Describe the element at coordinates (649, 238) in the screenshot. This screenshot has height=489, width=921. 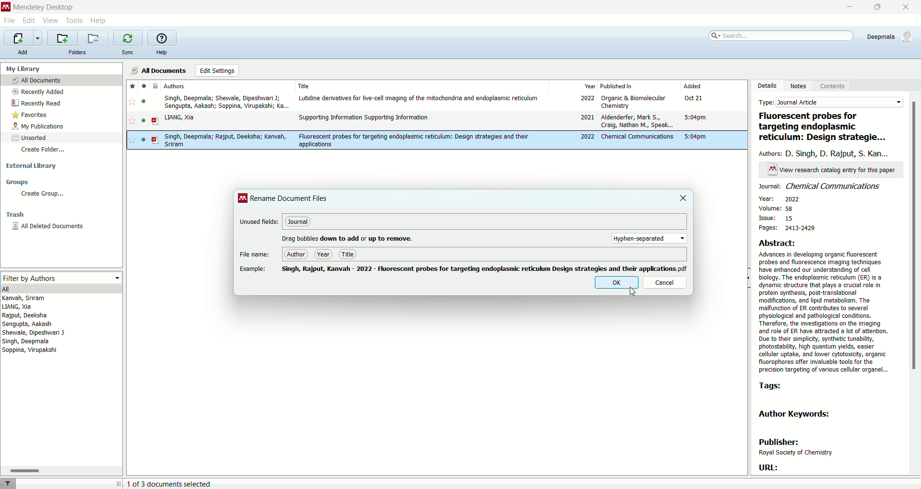
I see `hyphen-separated` at that location.